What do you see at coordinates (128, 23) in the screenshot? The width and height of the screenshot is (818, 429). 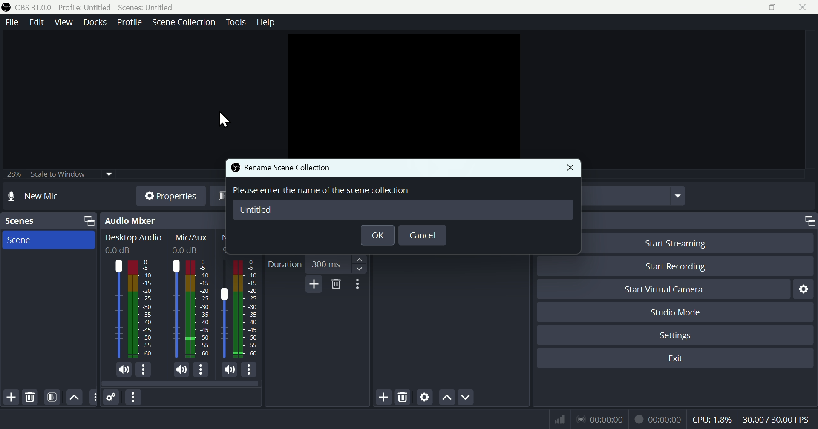 I see `Profile` at bounding box center [128, 23].